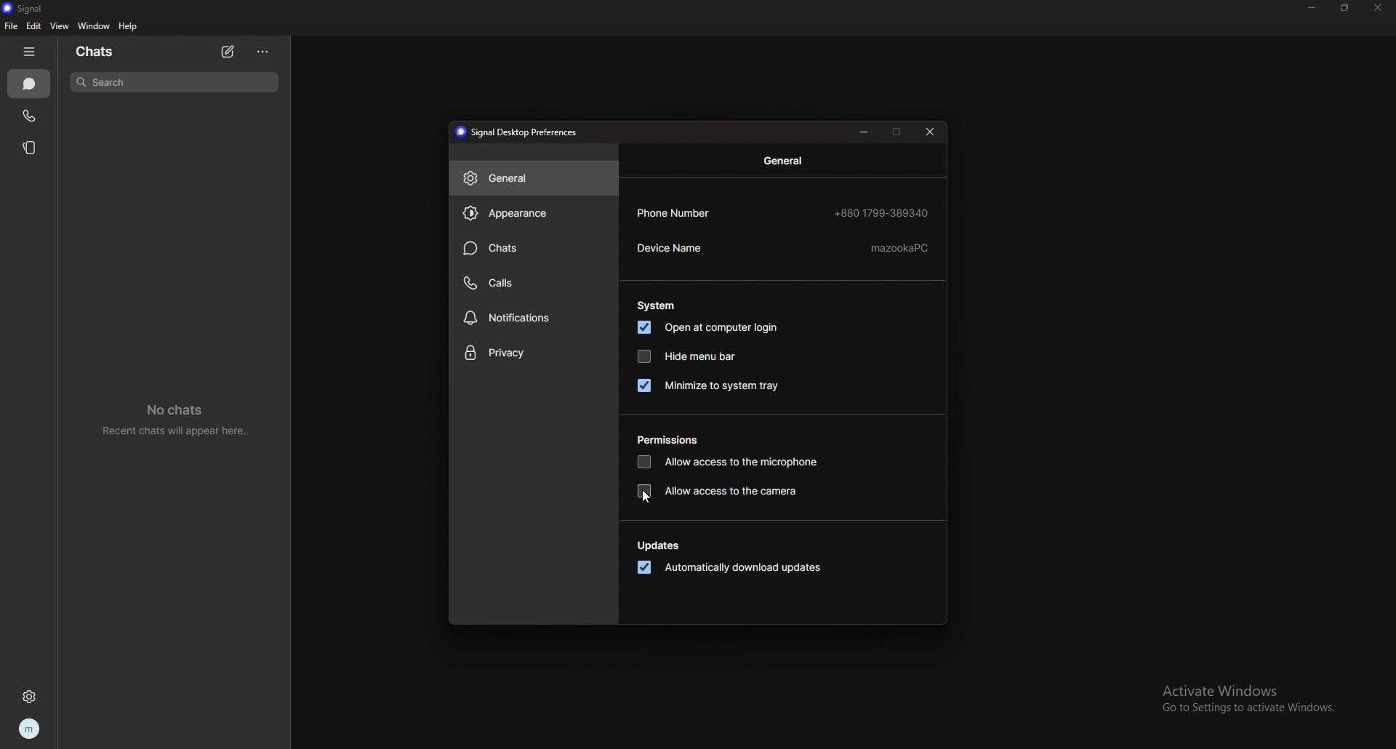 This screenshot has height=749, width=1396. What do you see at coordinates (533, 354) in the screenshot?
I see `privacy` at bounding box center [533, 354].